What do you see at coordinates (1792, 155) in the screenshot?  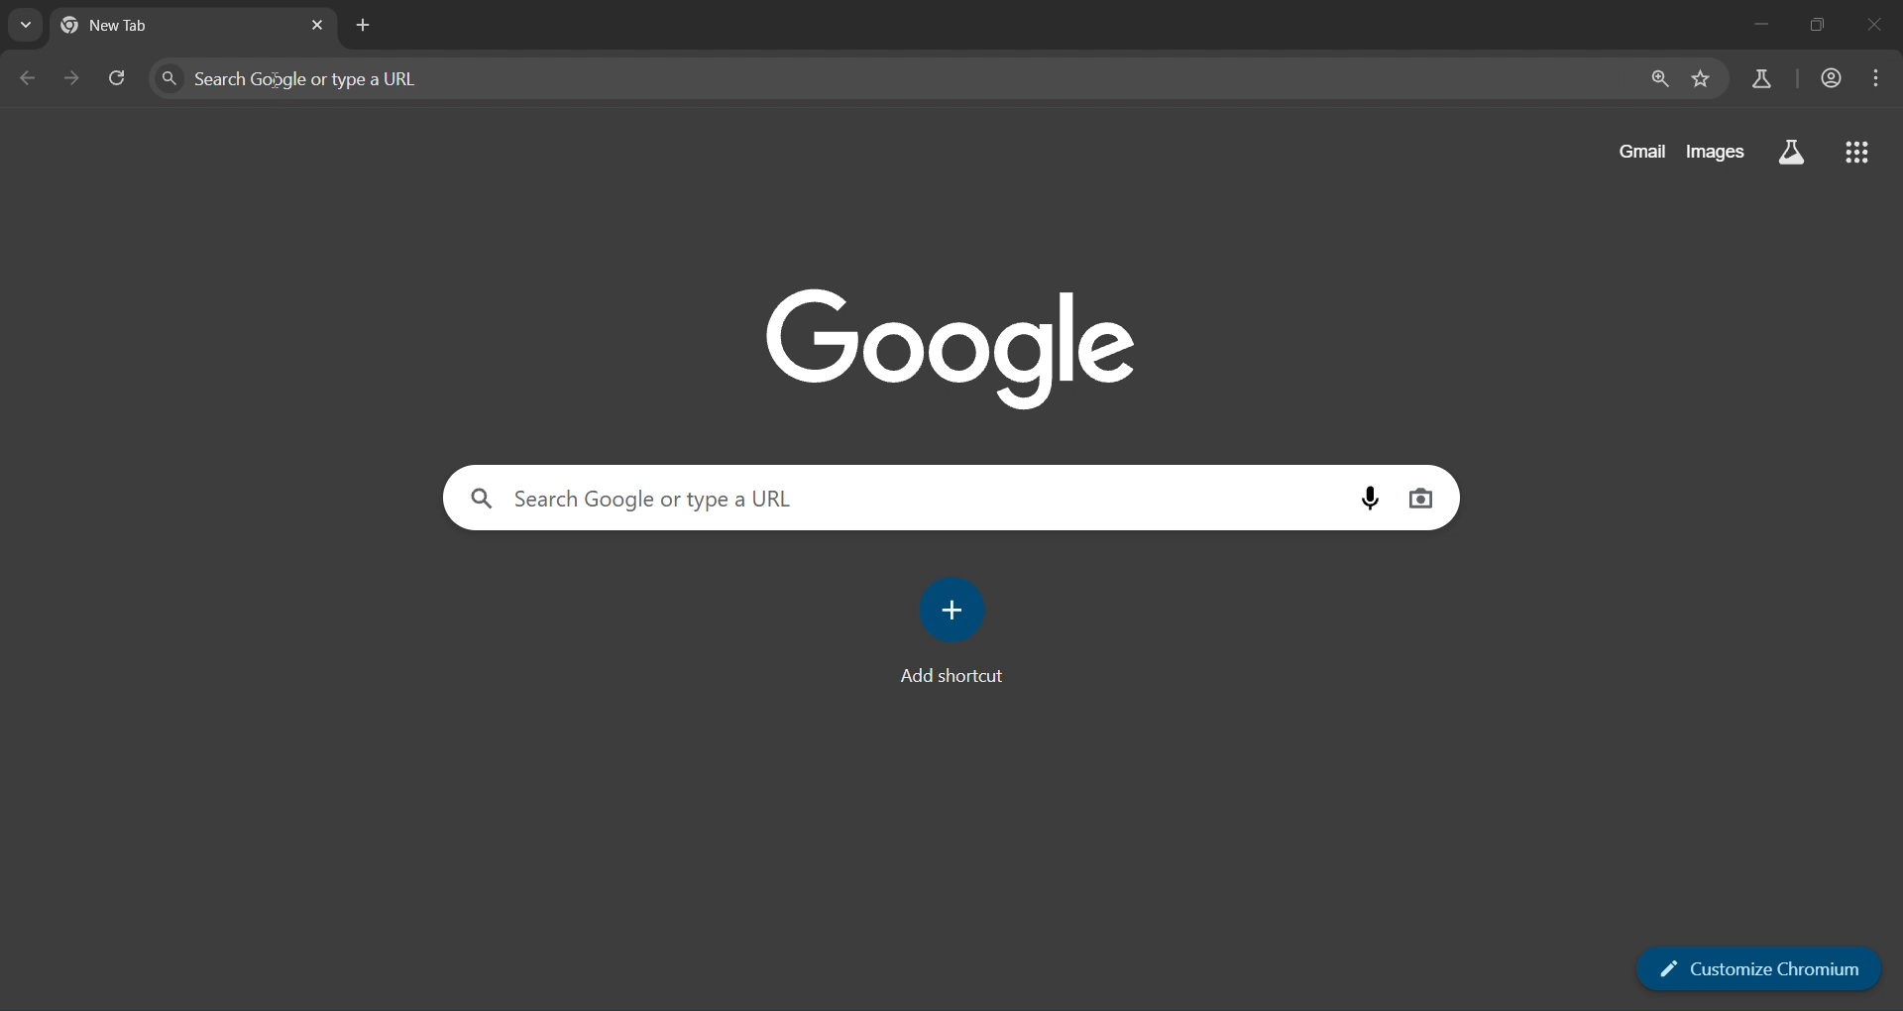 I see `search labs` at bounding box center [1792, 155].